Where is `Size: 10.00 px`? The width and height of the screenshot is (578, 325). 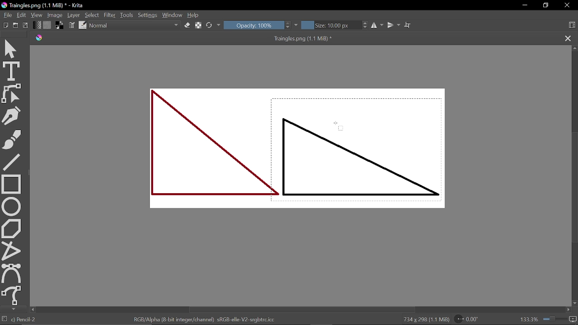
Size: 10.00 px is located at coordinates (336, 25).